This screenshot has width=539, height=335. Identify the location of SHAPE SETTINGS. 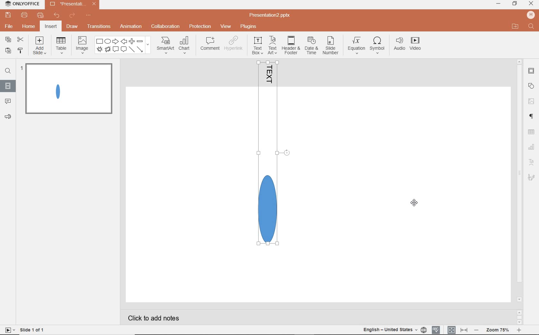
(532, 85).